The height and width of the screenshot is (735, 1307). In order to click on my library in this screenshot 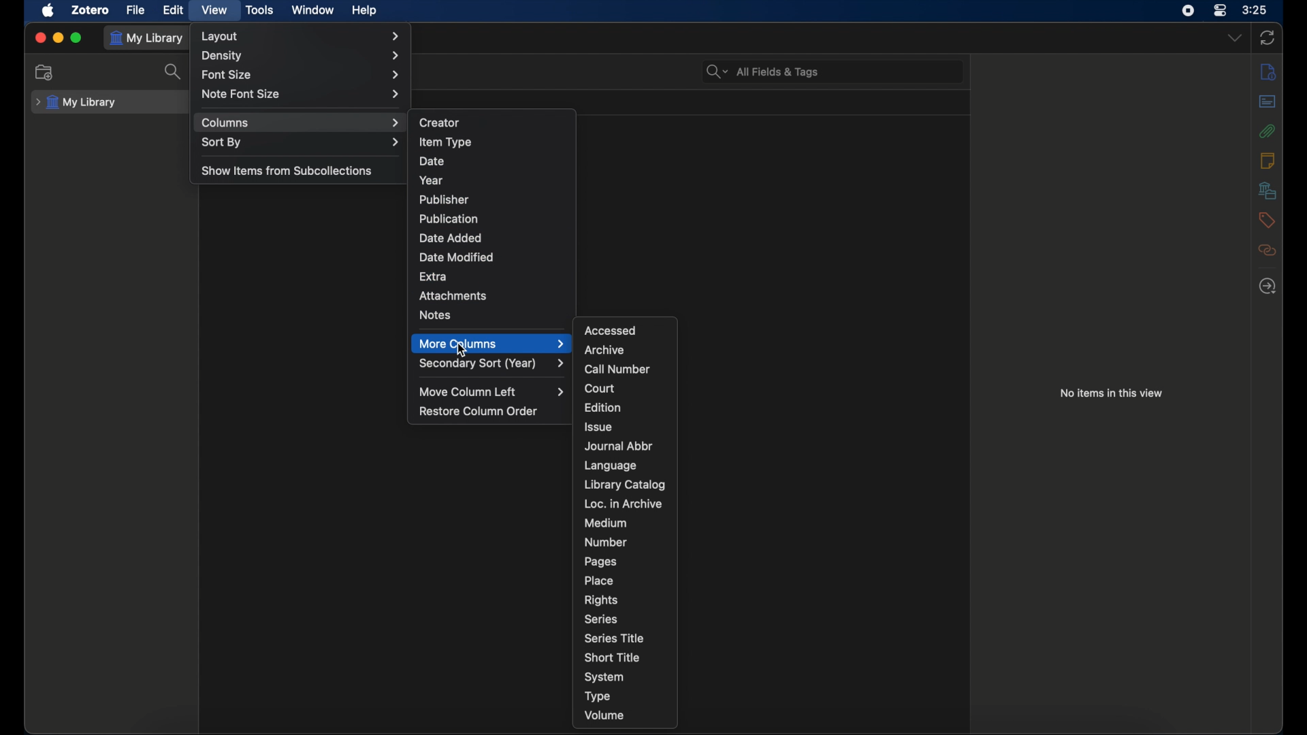, I will do `click(148, 37)`.